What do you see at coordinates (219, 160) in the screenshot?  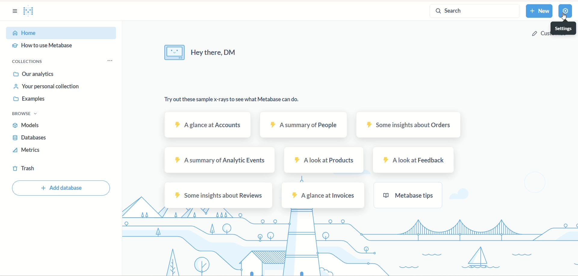 I see `analytic events` at bounding box center [219, 160].